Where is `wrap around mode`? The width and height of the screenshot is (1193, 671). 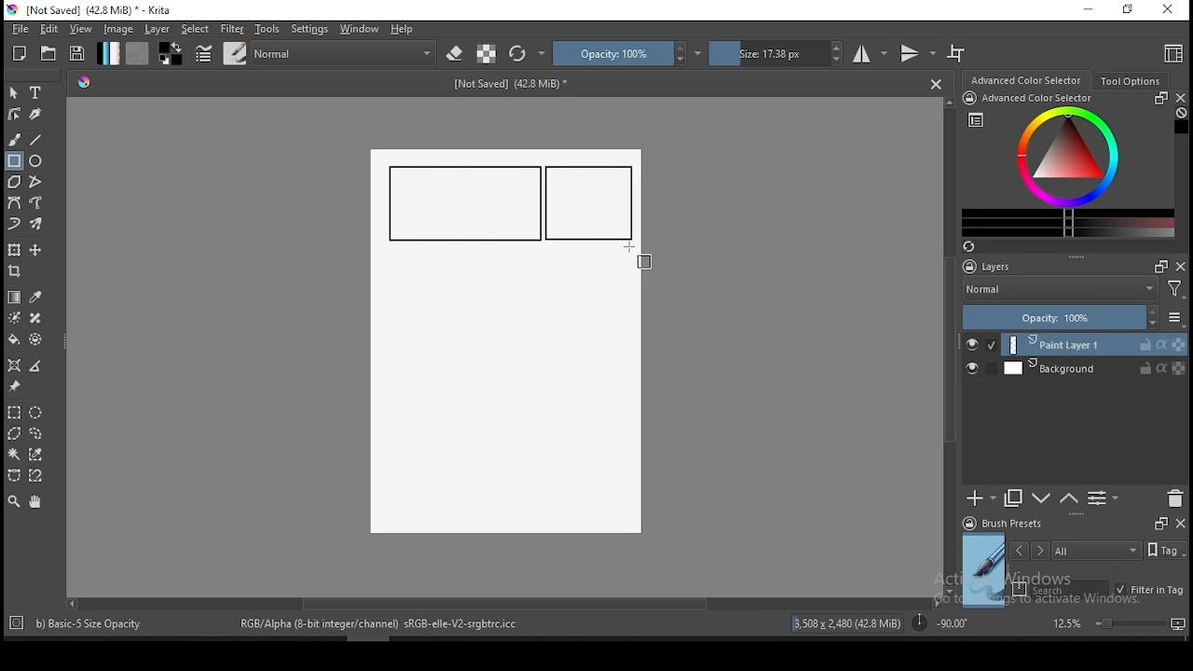
wrap around mode is located at coordinates (957, 53).